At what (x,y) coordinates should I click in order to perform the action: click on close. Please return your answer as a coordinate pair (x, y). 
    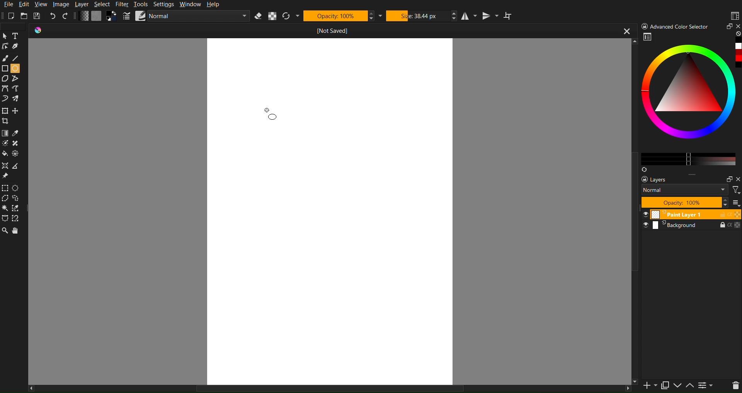
    Looking at the image, I should click on (623, 29).